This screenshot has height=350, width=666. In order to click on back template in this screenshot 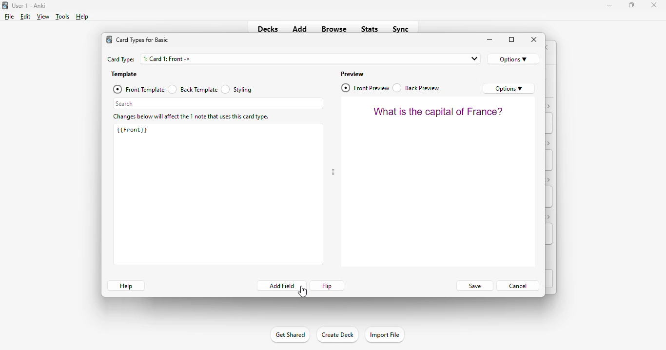, I will do `click(193, 89)`.